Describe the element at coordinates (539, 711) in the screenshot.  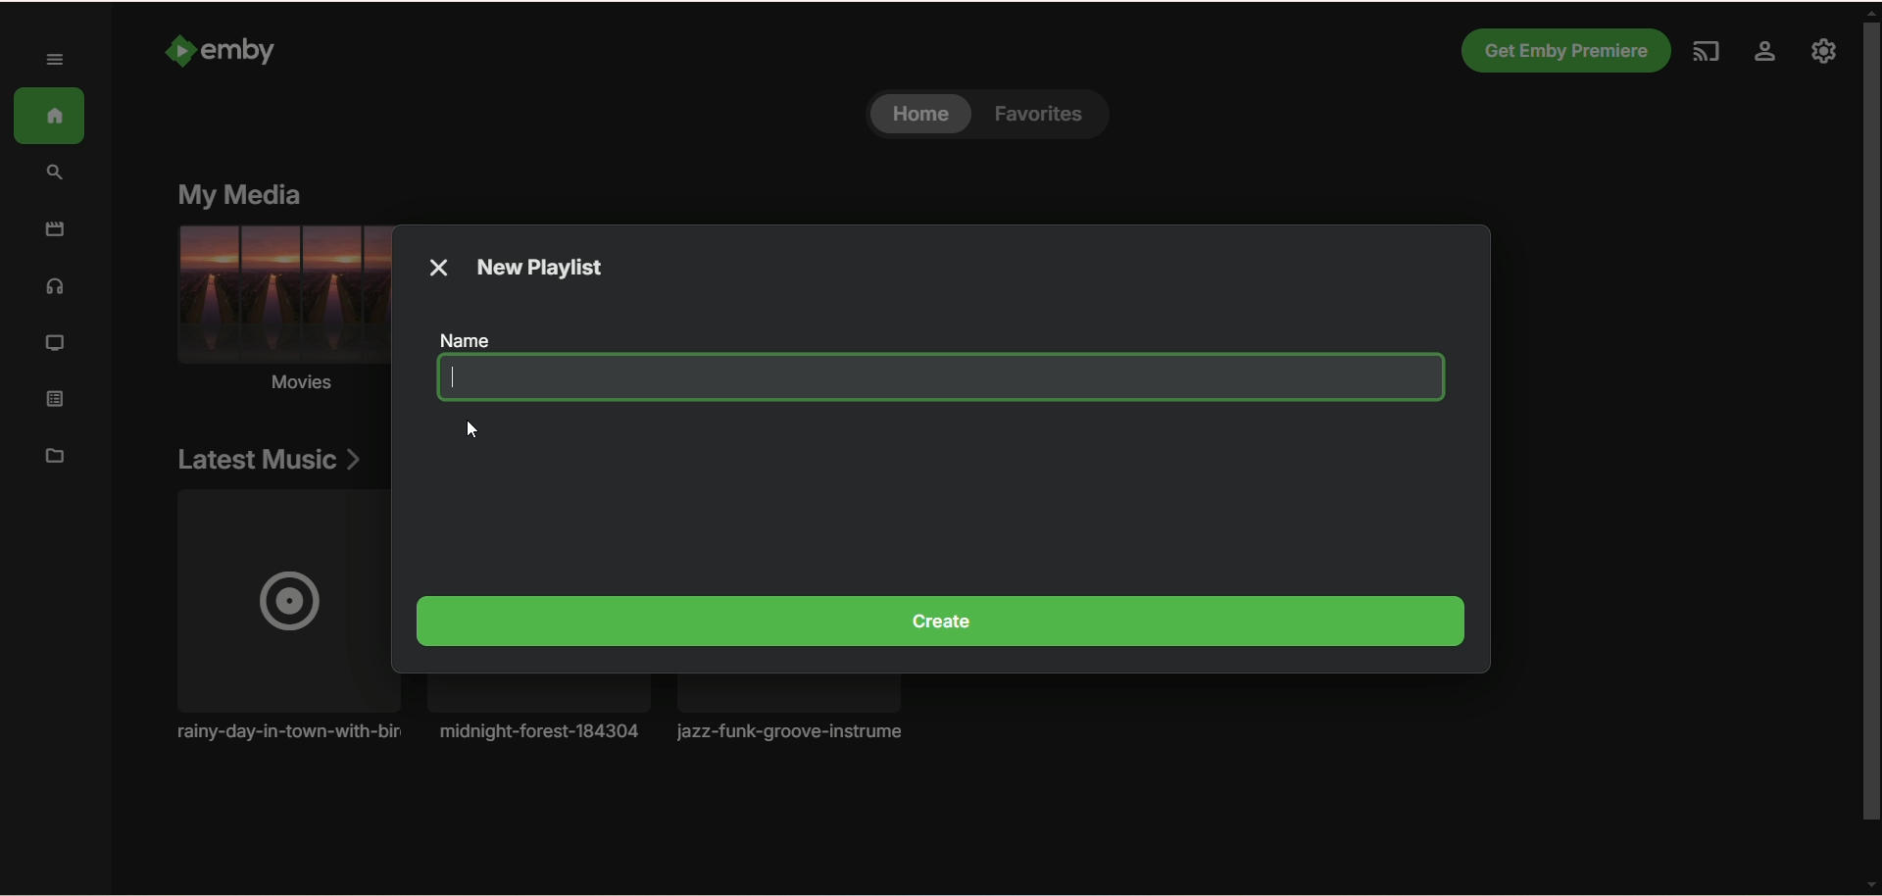
I see `Music album` at that location.